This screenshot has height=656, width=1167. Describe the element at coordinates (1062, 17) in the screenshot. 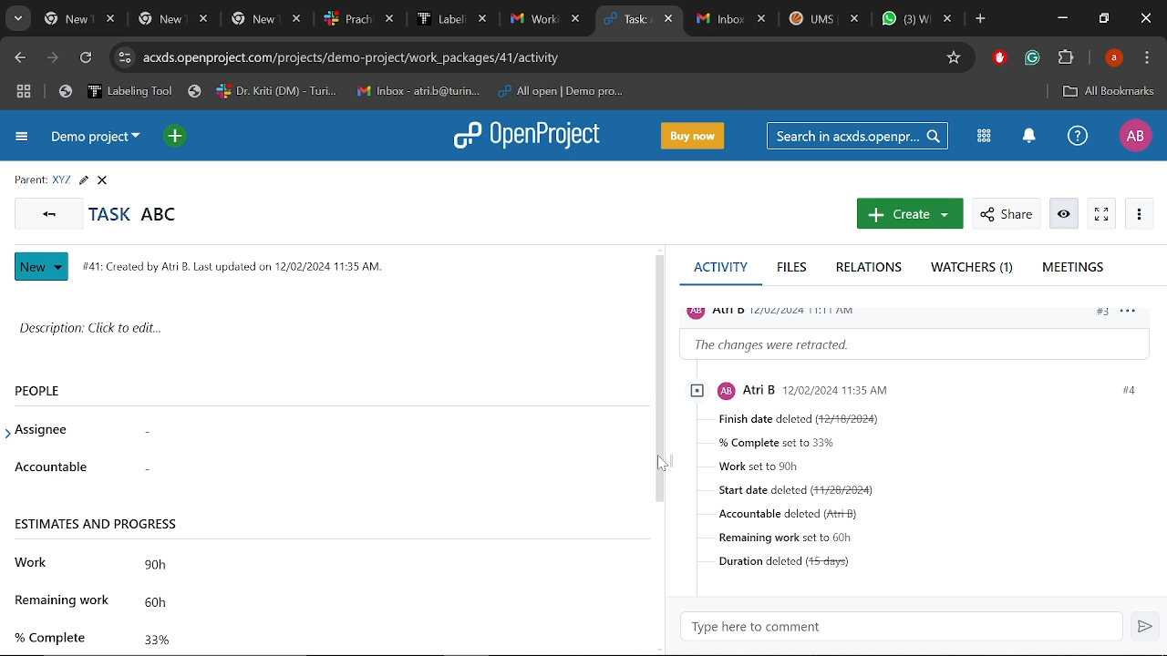

I see `Minimize` at that location.